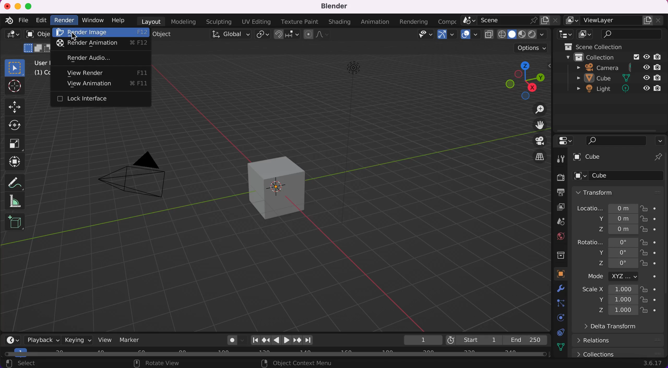 Image resolution: width=668 pixels, height=368 pixels. Describe the element at coordinates (617, 141) in the screenshot. I see `search` at that location.